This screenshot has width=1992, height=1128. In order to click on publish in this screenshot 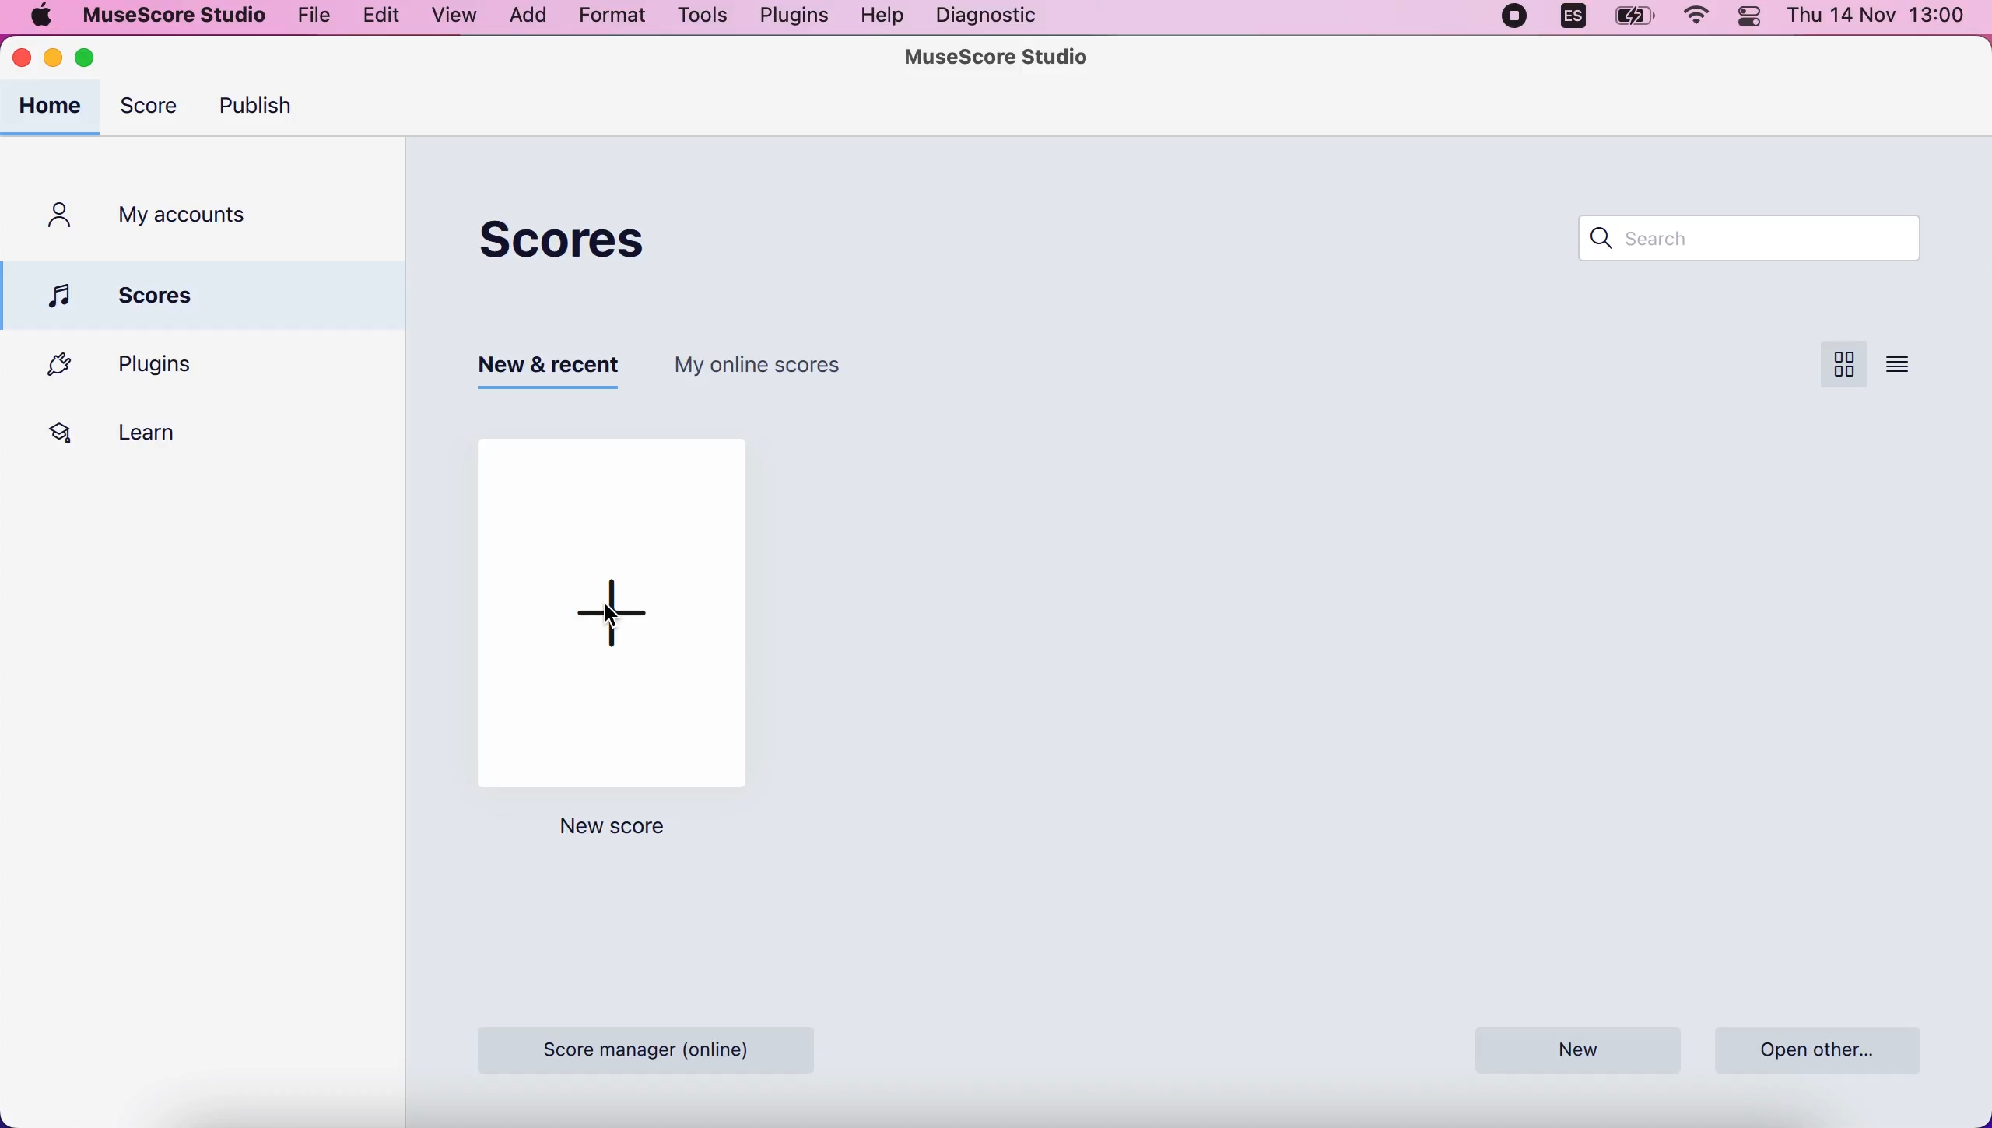, I will do `click(265, 110)`.